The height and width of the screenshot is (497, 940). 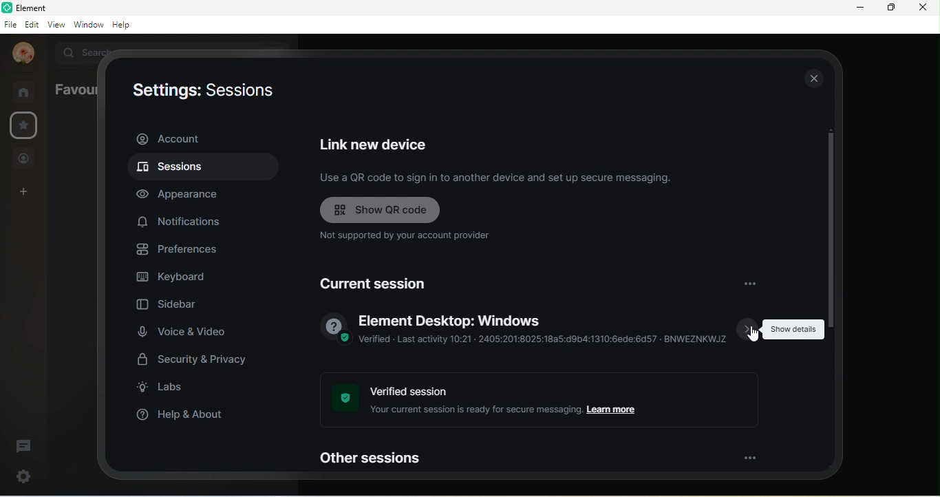 I want to click on settings, so click(x=21, y=476).